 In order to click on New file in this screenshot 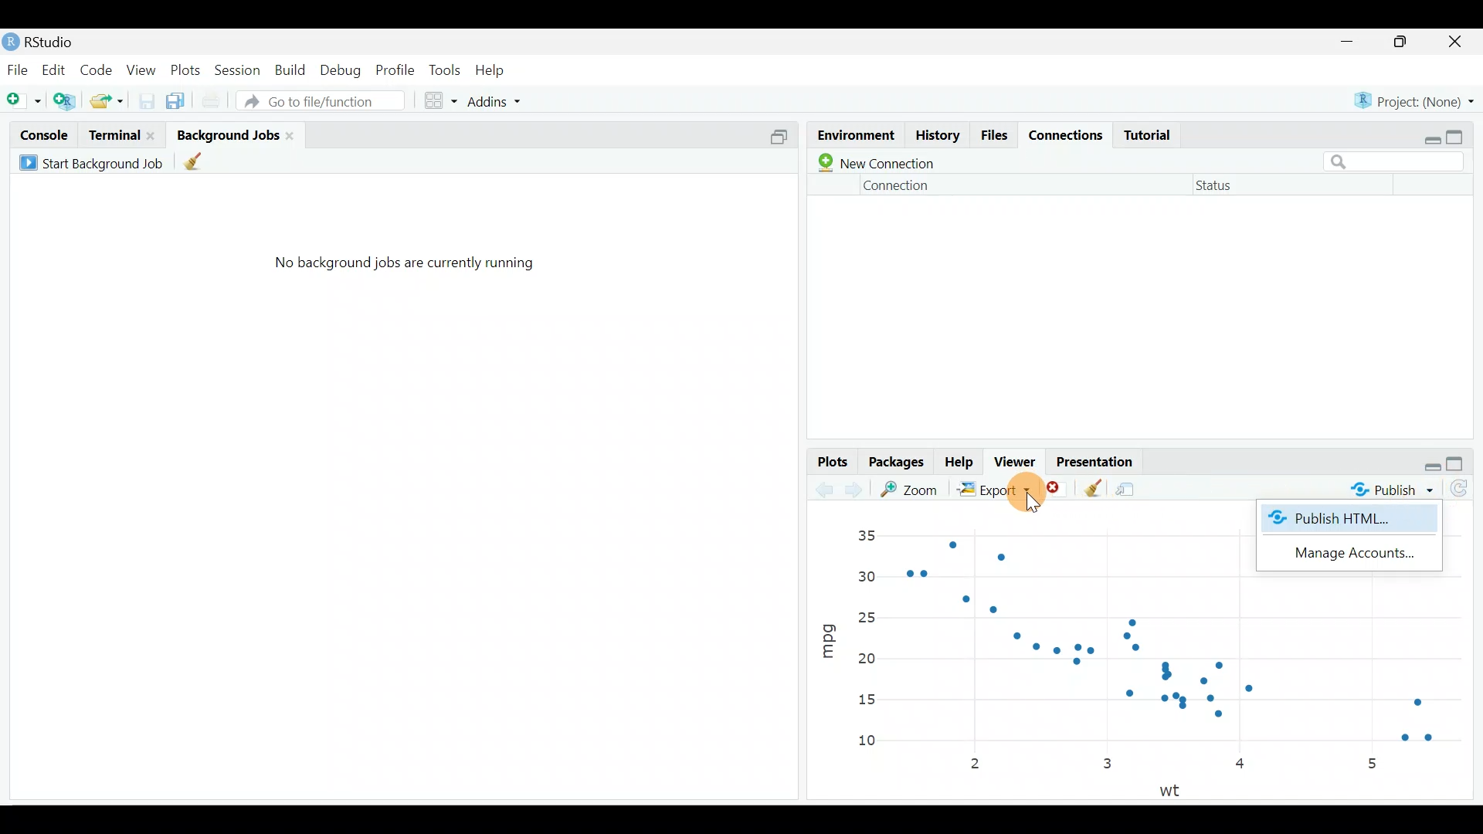, I will do `click(24, 97)`.